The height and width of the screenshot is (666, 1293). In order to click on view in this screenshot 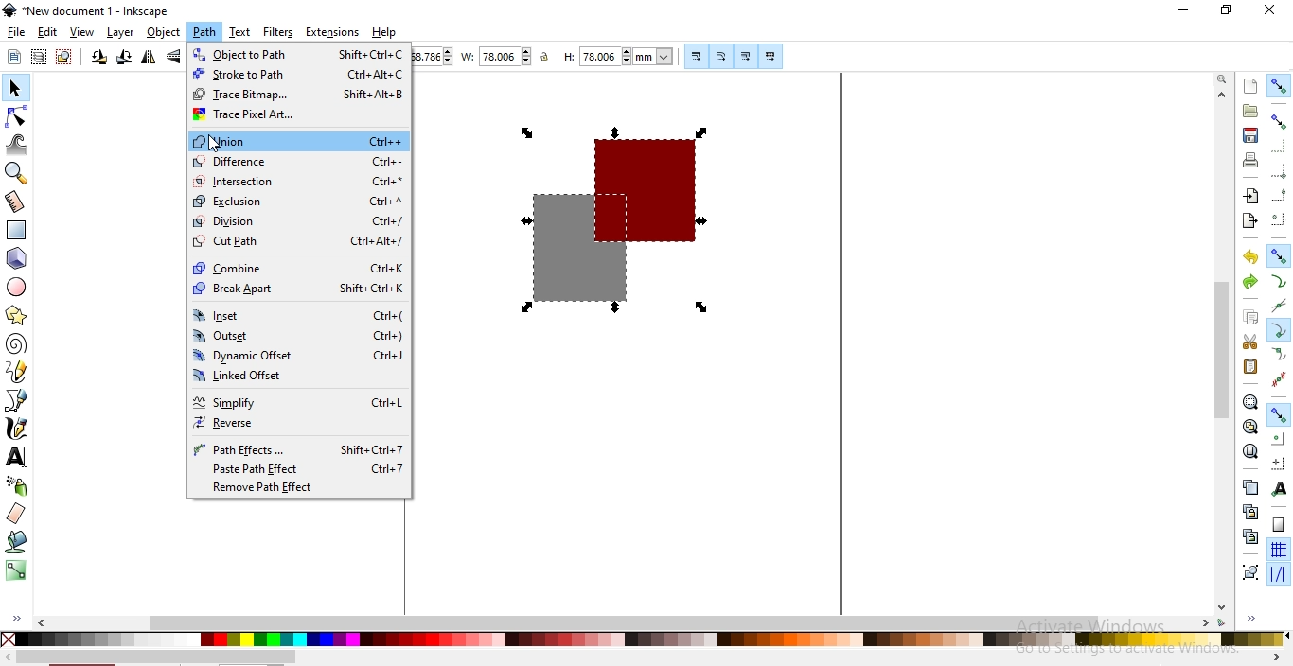, I will do `click(82, 33)`.